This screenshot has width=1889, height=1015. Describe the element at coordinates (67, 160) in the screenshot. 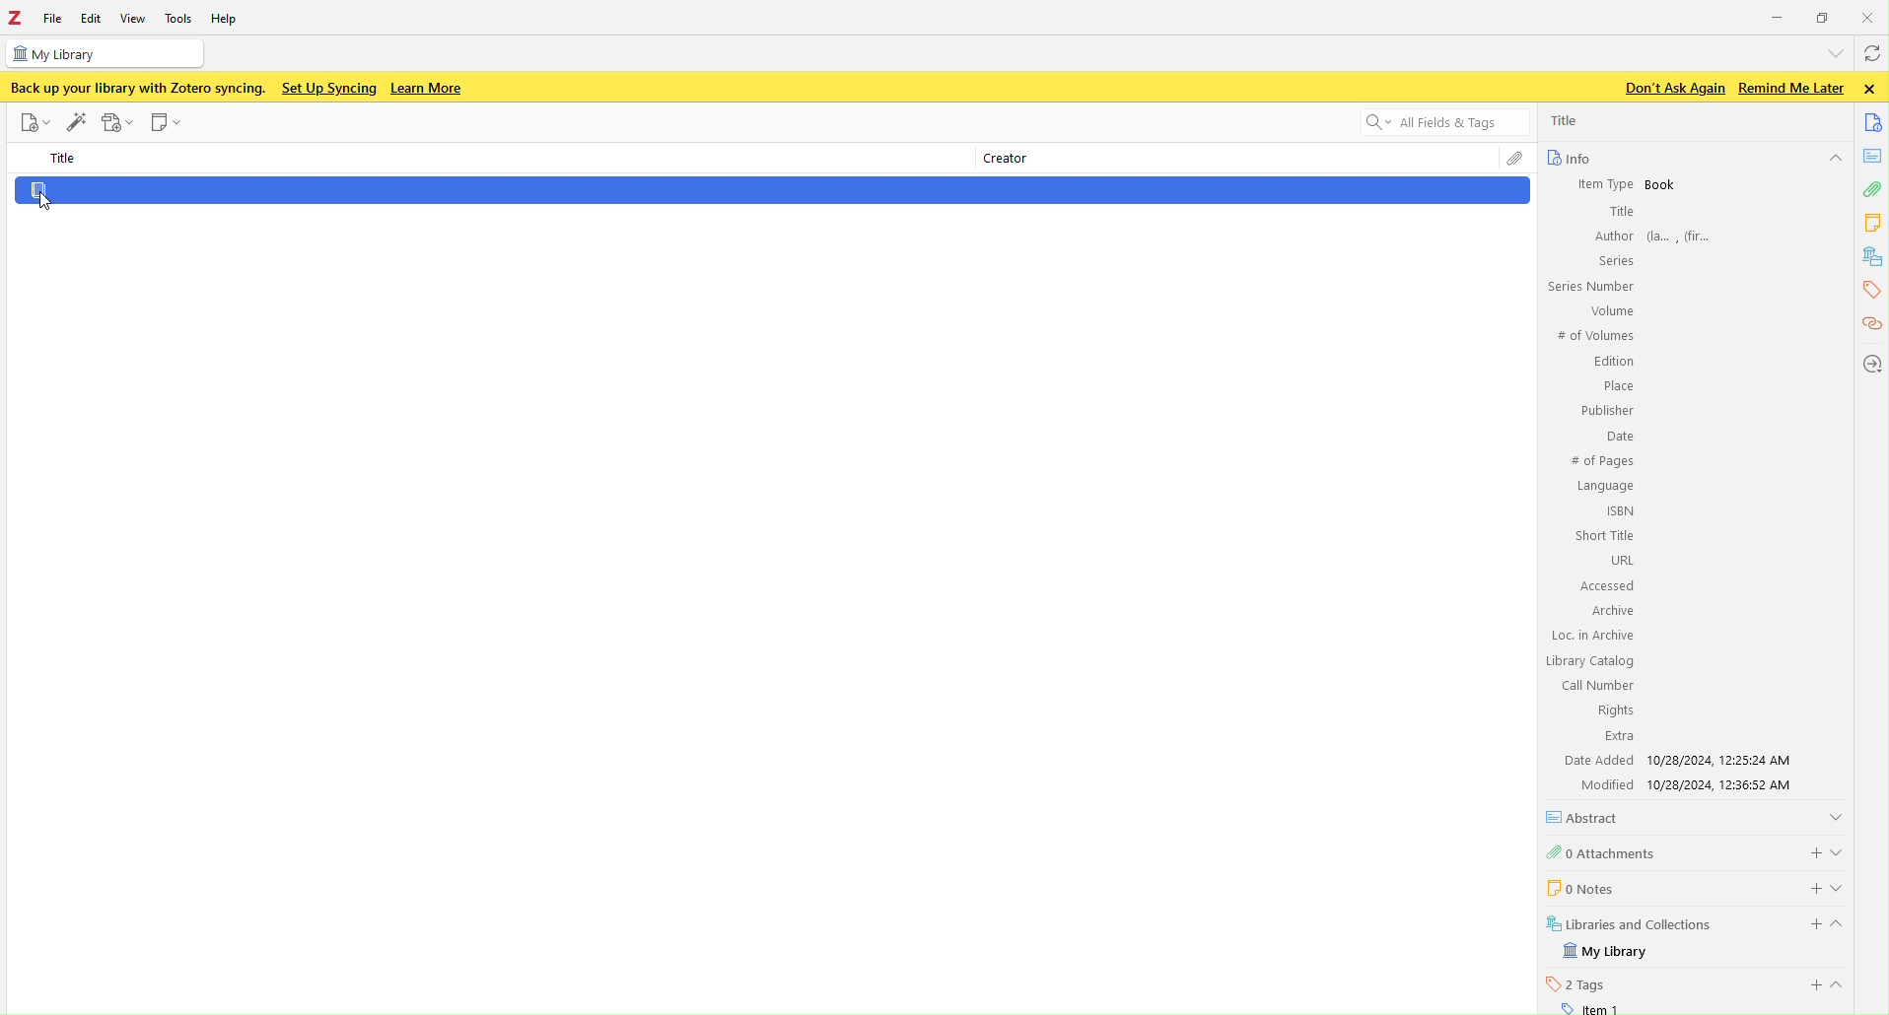

I see `title` at that location.